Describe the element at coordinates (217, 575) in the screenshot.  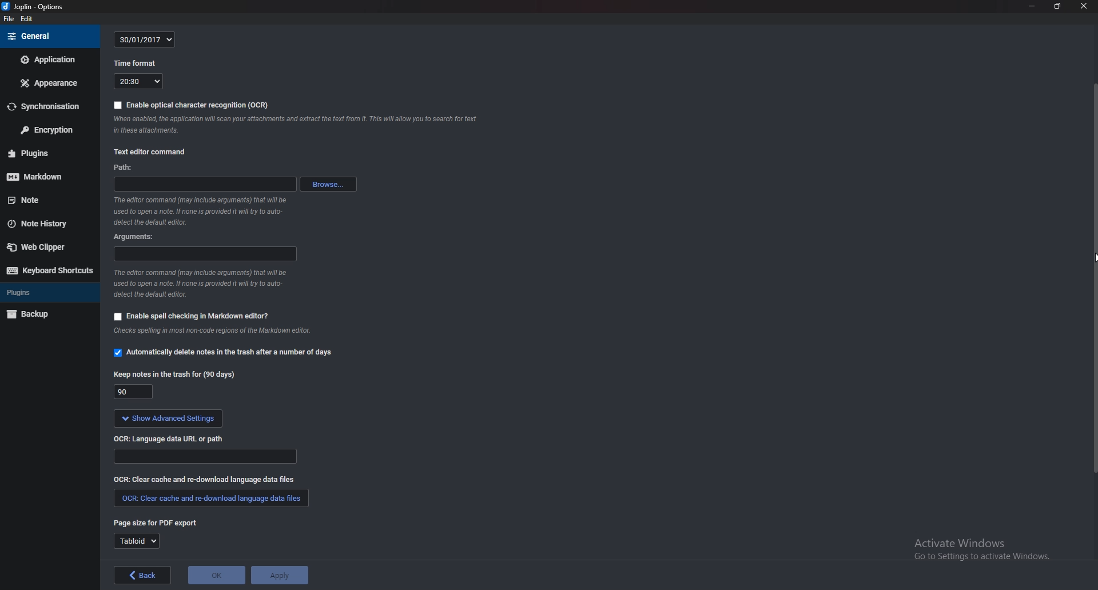
I see `OK` at that location.